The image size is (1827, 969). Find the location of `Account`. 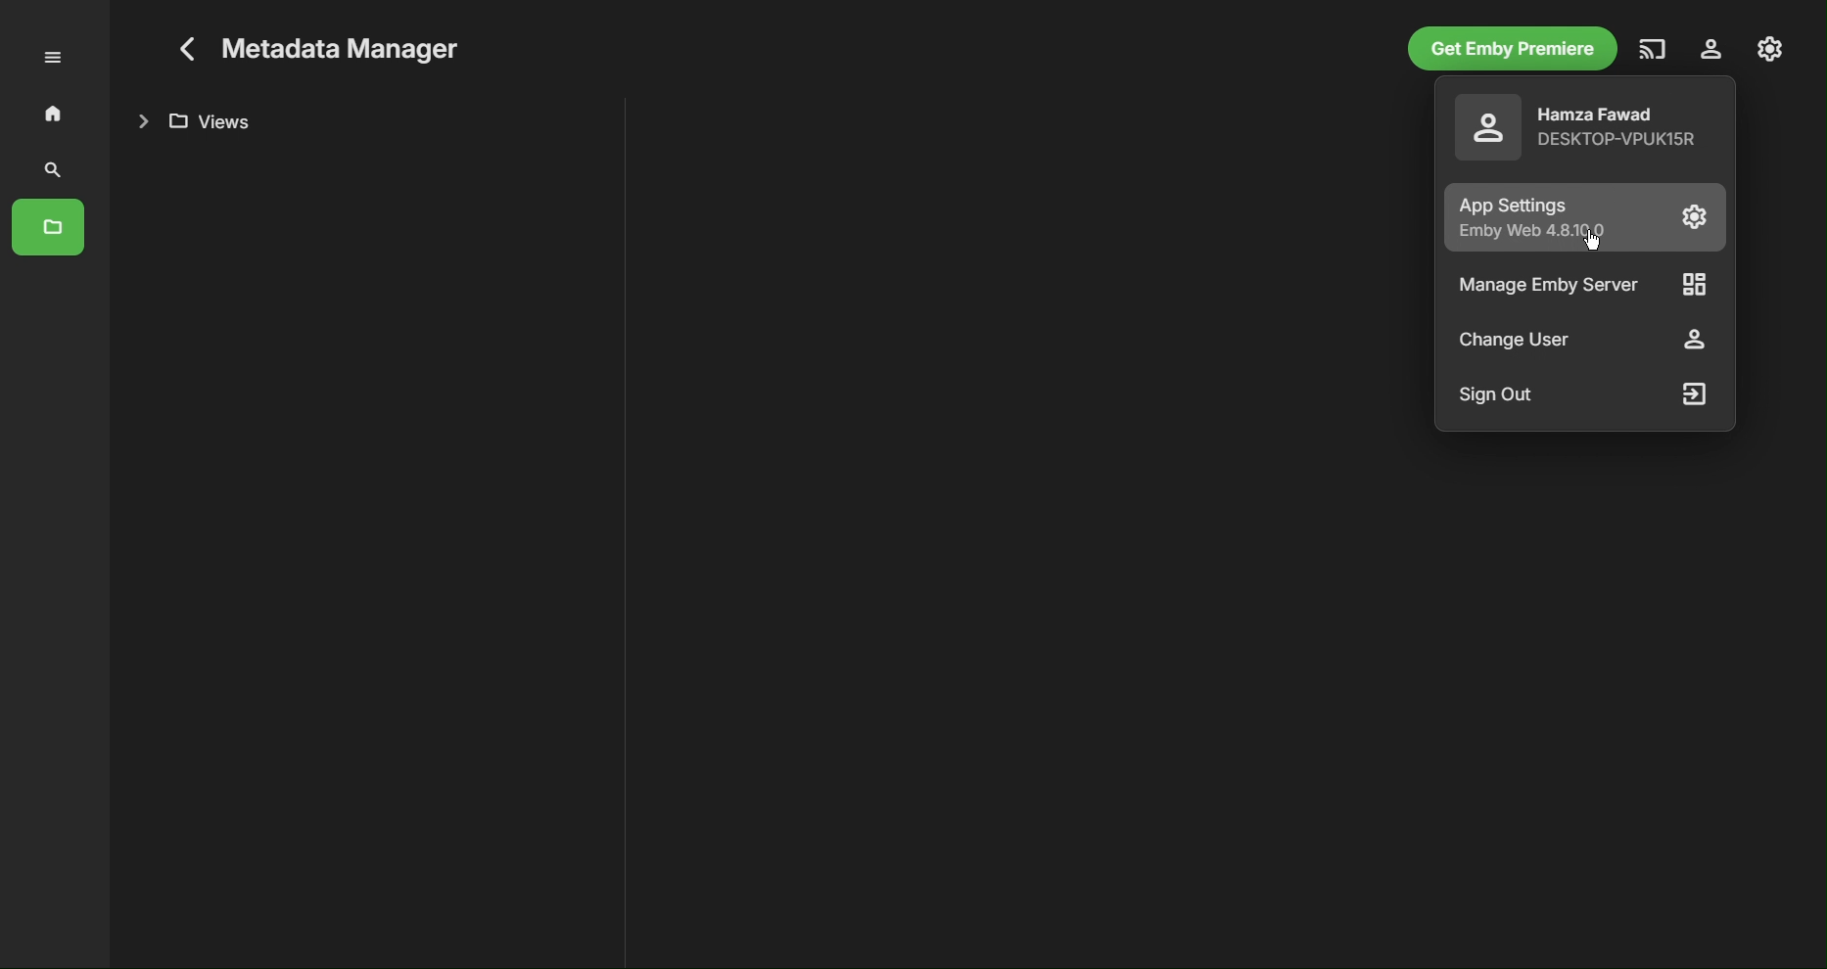

Account is located at coordinates (1714, 50).